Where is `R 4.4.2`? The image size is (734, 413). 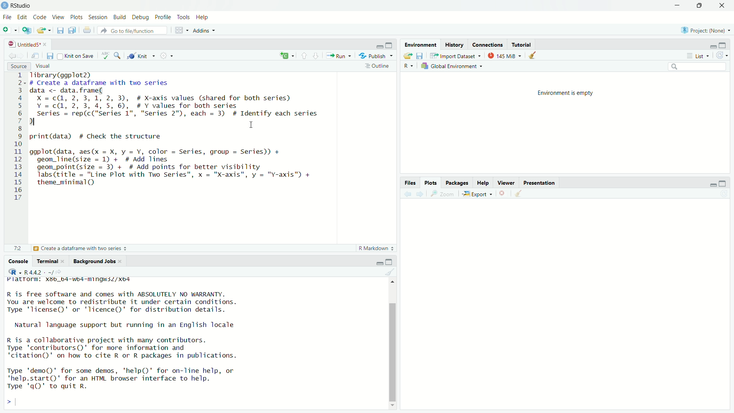 R 4.4.2 is located at coordinates (37, 272).